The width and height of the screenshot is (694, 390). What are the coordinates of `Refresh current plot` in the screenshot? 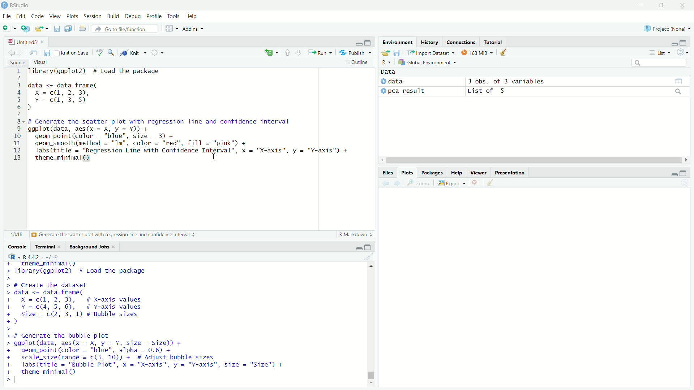 It's located at (685, 182).